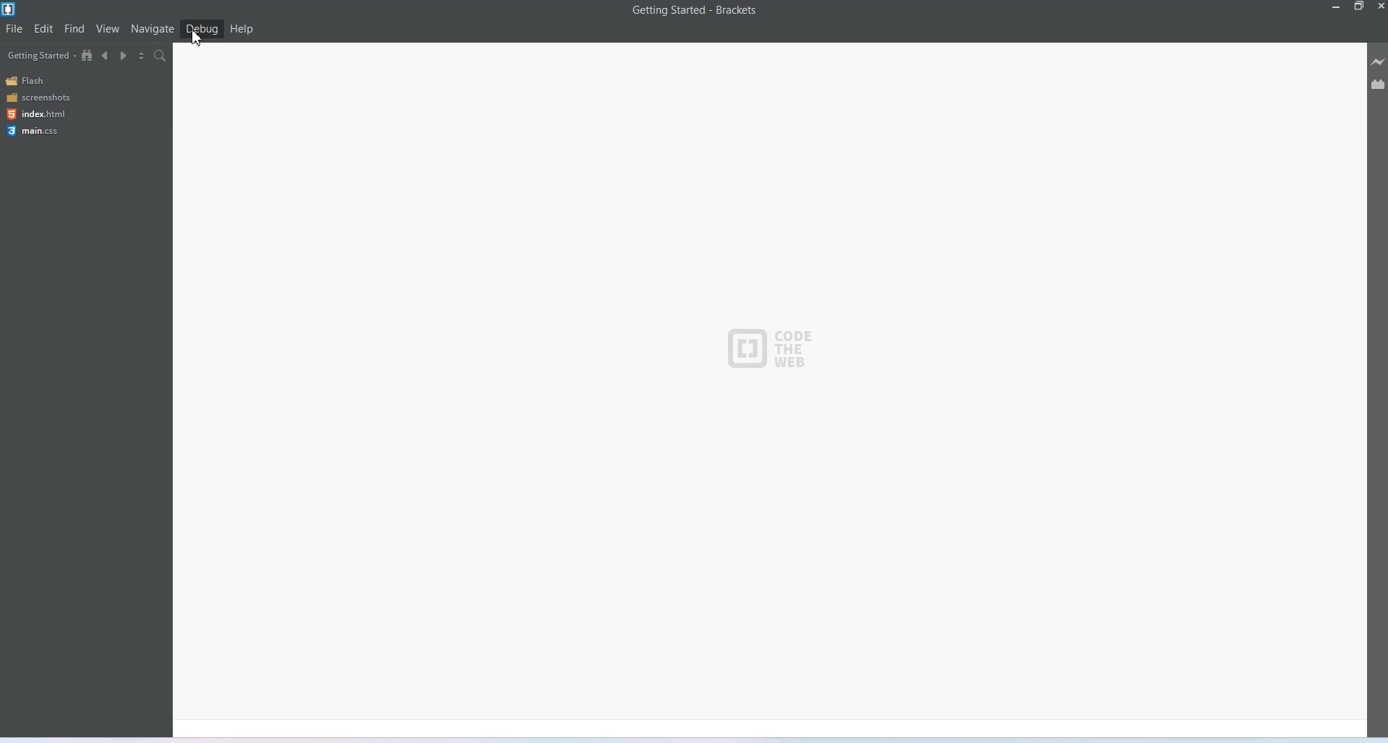 The height and width of the screenshot is (743, 1388). I want to click on Extension manager, so click(1378, 84).